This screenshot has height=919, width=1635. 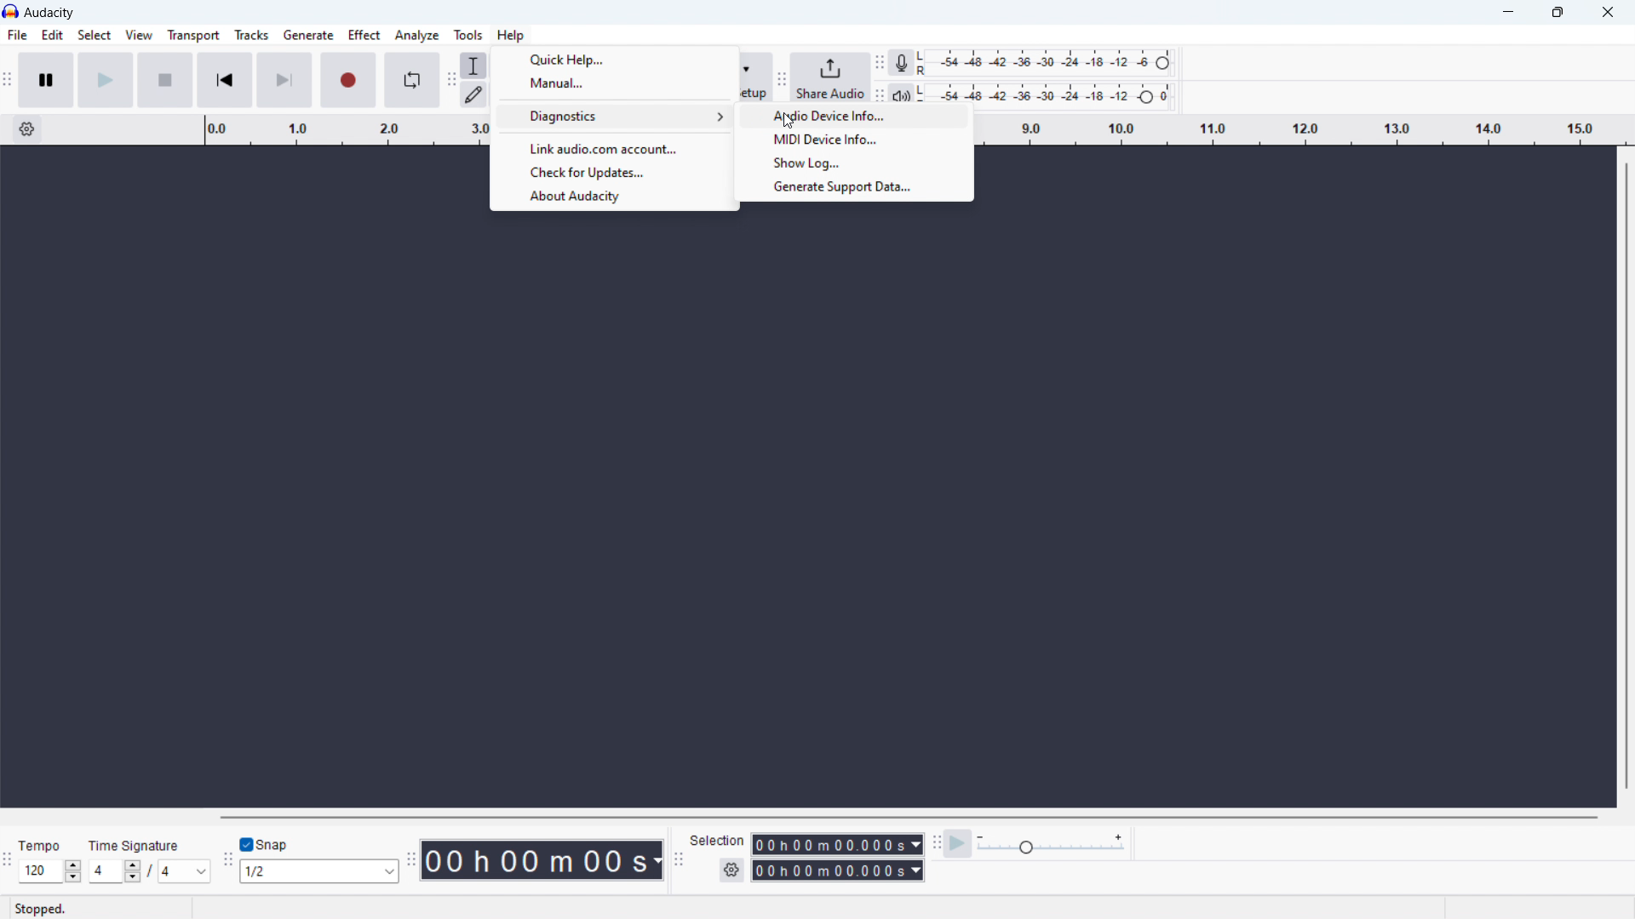 What do you see at coordinates (250, 35) in the screenshot?
I see `tracks` at bounding box center [250, 35].